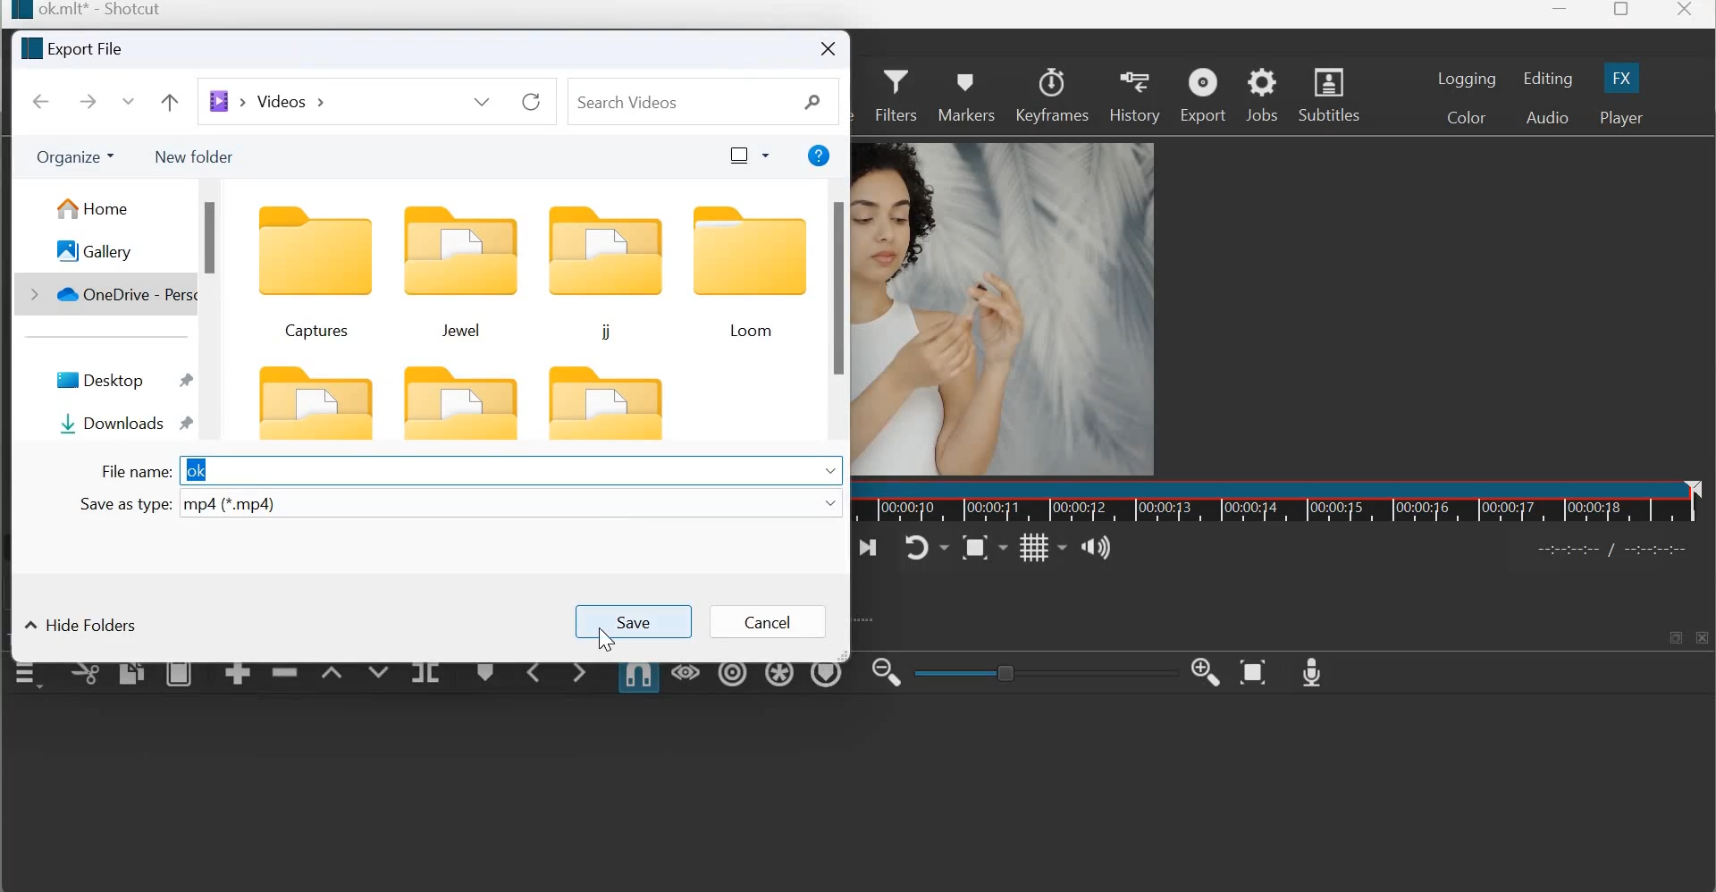 The height and width of the screenshot is (892, 1716). I want to click on Hide folders, so click(82, 625).